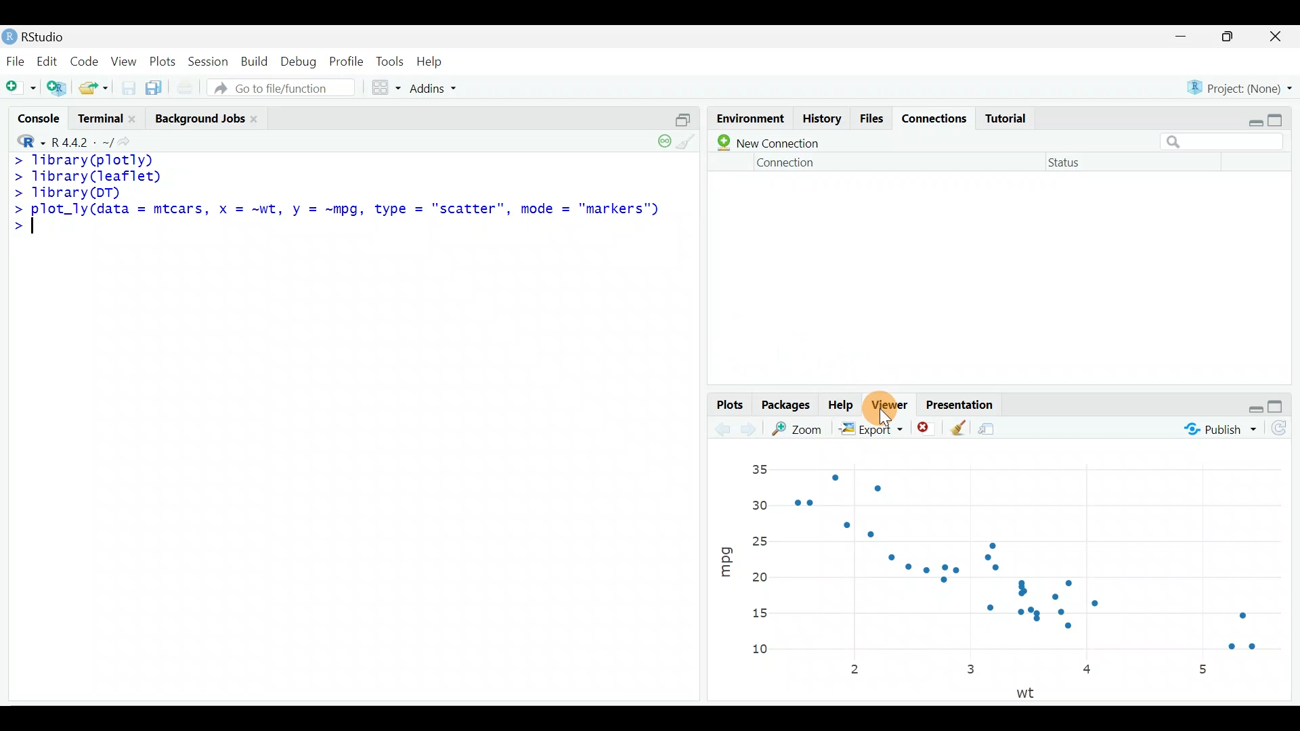 The height and width of the screenshot is (731, 1300). Describe the element at coordinates (1206, 667) in the screenshot. I see `5` at that location.